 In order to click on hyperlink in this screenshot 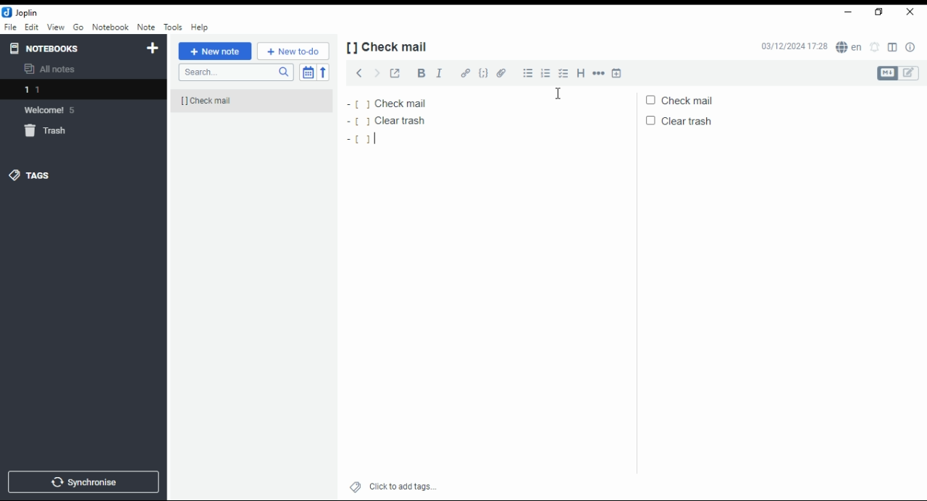, I will do `click(465, 73)`.